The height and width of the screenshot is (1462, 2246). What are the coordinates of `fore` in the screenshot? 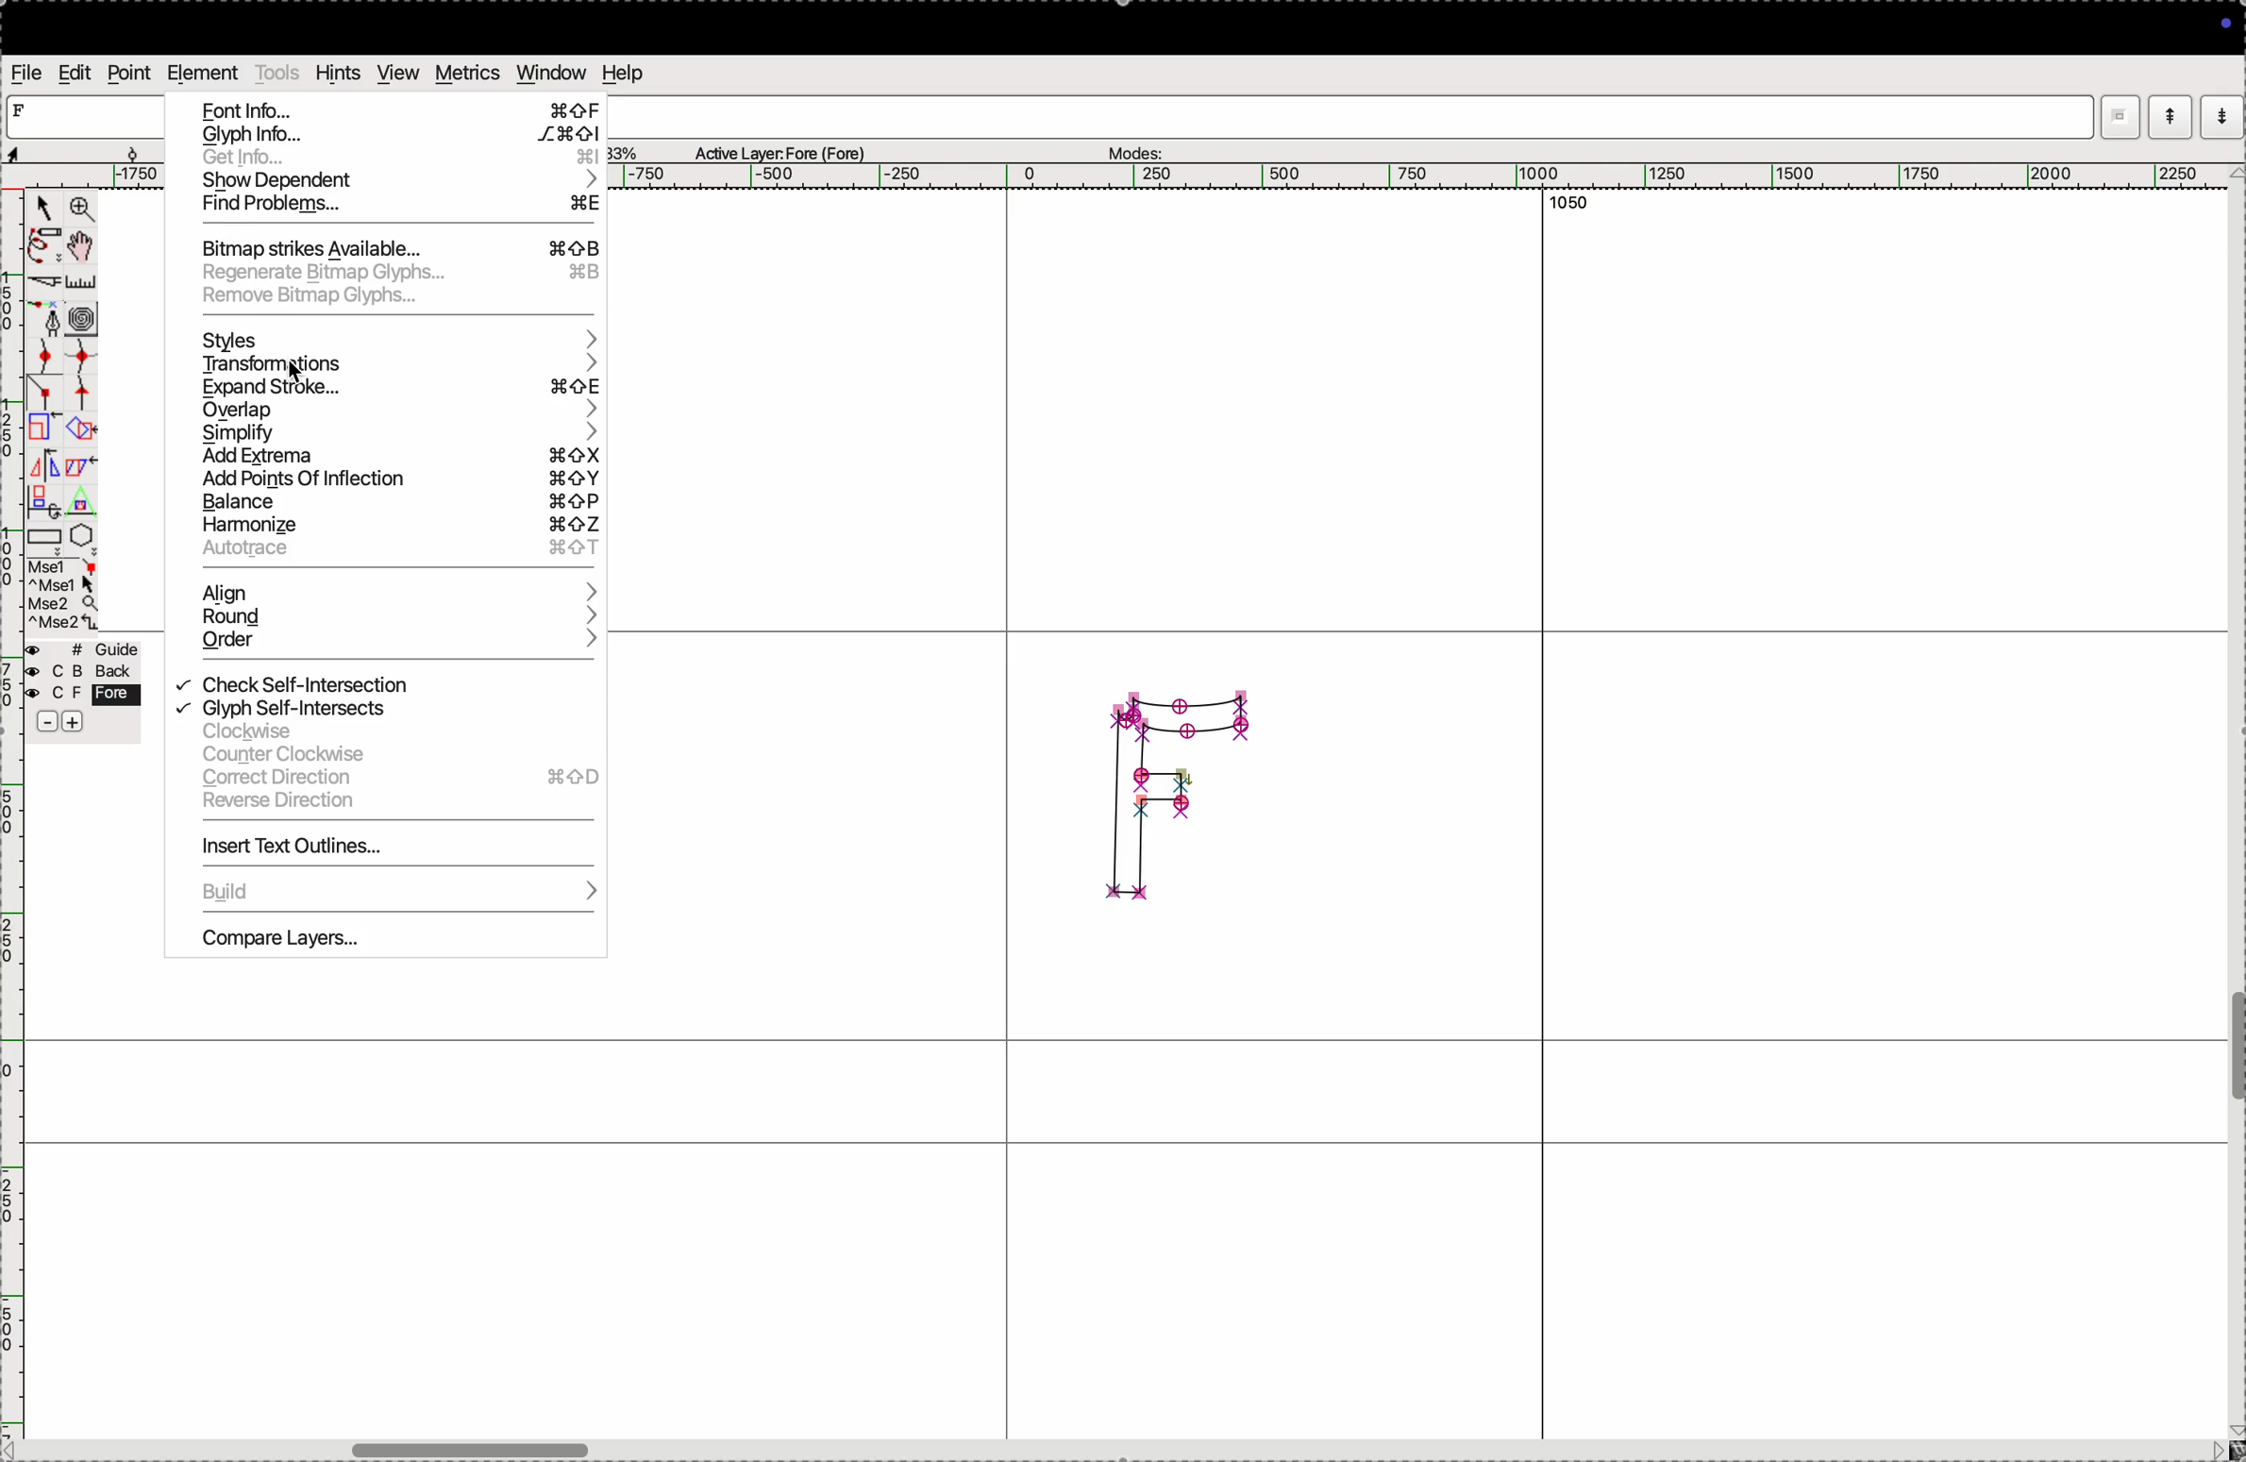 It's located at (85, 696).